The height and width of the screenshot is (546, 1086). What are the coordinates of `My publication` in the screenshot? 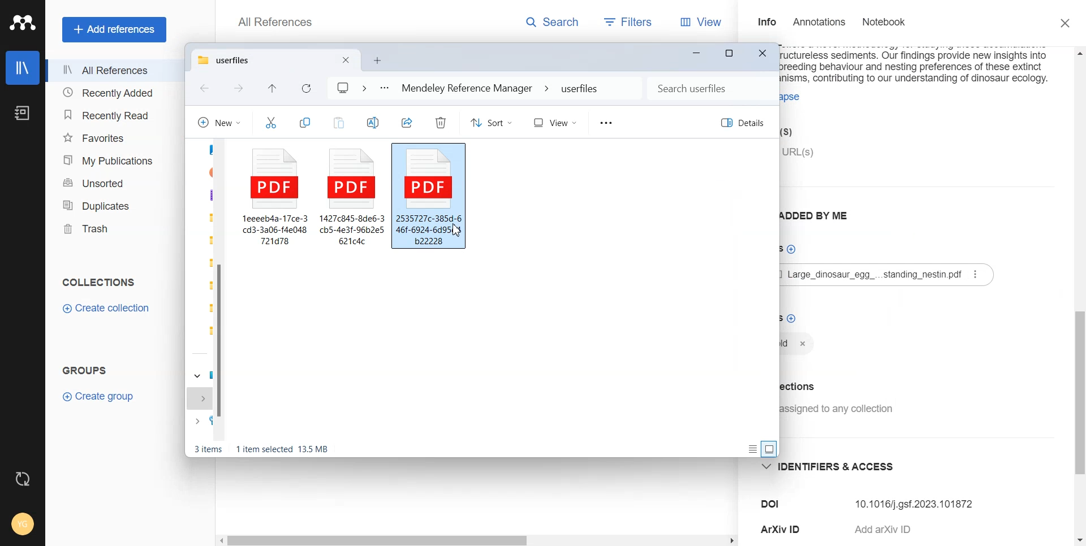 It's located at (116, 160).